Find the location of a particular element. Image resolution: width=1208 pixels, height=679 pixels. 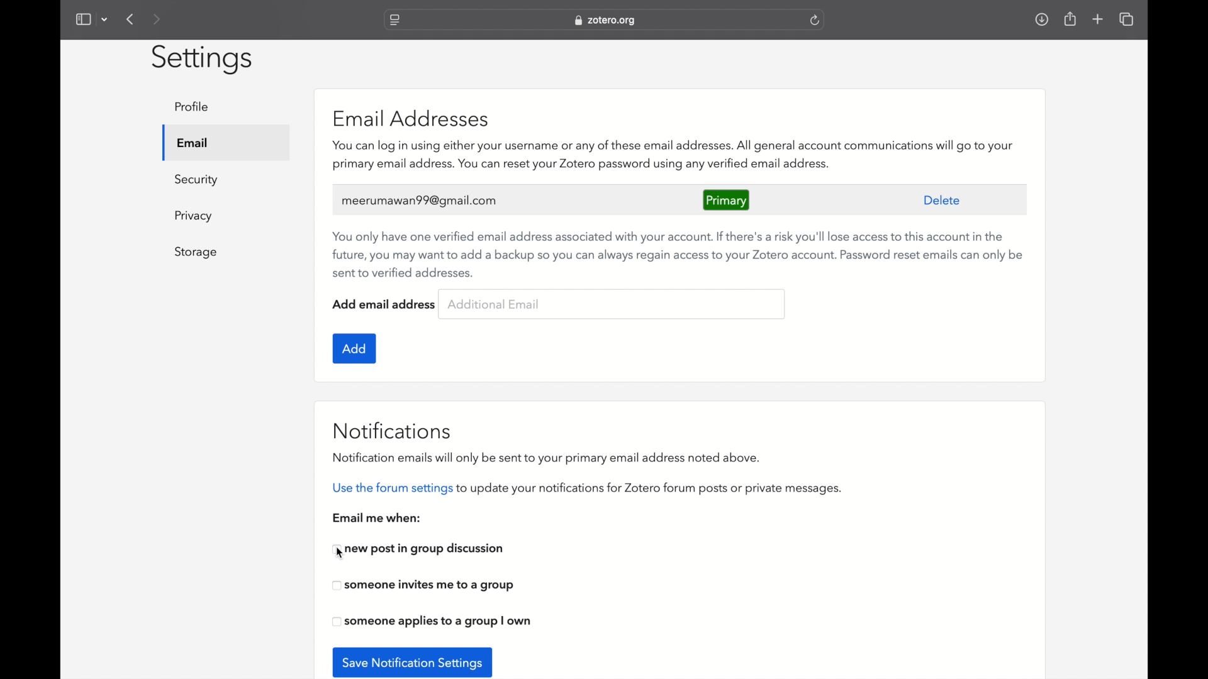

someone invites me to a group is located at coordinates (424, 586).